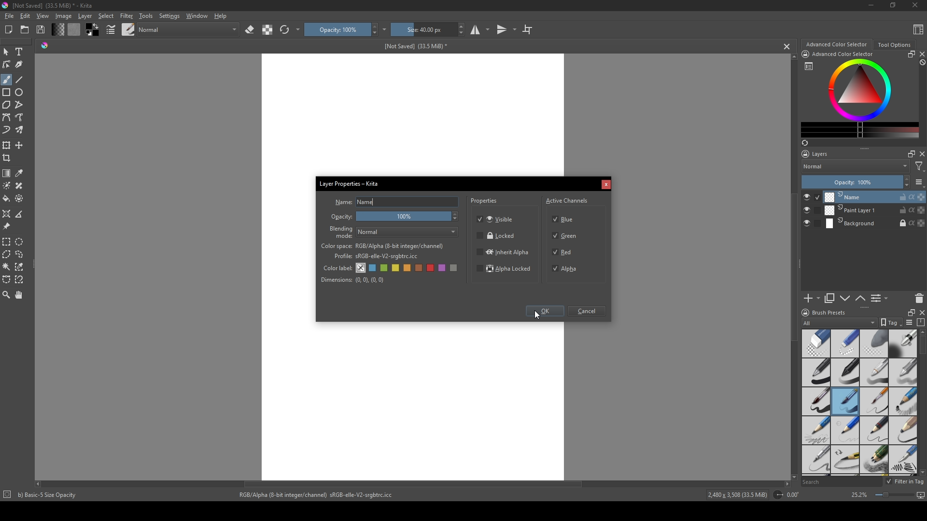  Describe the element at coordinates (921, 154) in the screenshot. I see `close` at that location.